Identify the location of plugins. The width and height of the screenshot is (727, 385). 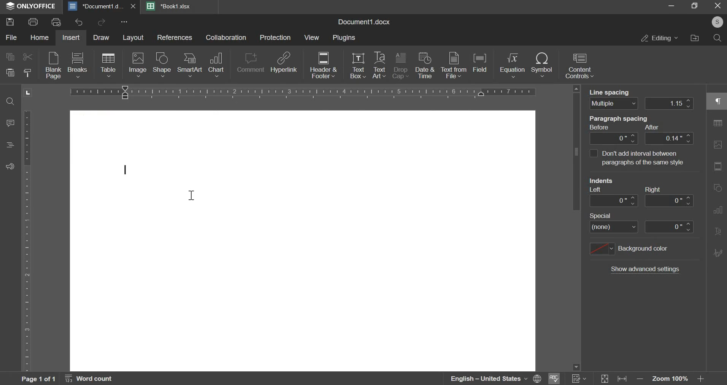
(344, 38).